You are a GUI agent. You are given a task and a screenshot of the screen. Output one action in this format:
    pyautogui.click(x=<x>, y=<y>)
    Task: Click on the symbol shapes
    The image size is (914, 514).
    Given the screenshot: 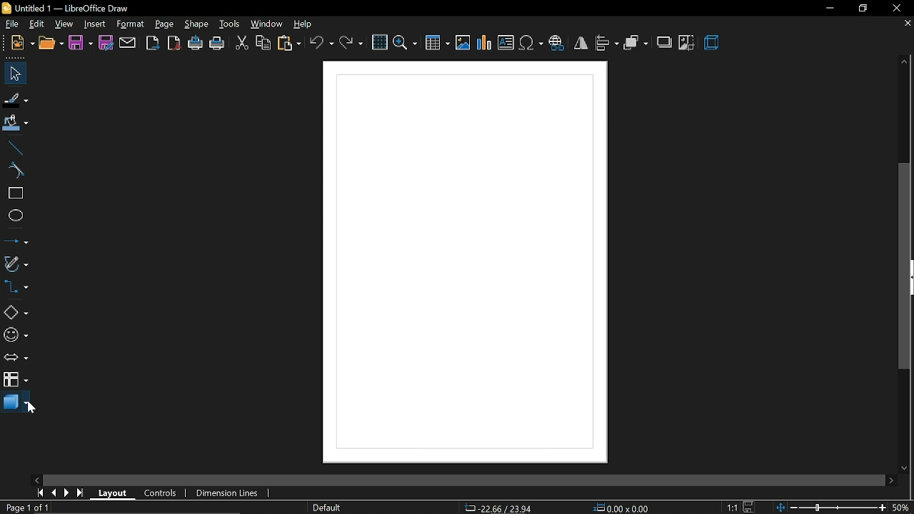 What is the action you would take?
    pyautogui.click(x=15, y=335)
    